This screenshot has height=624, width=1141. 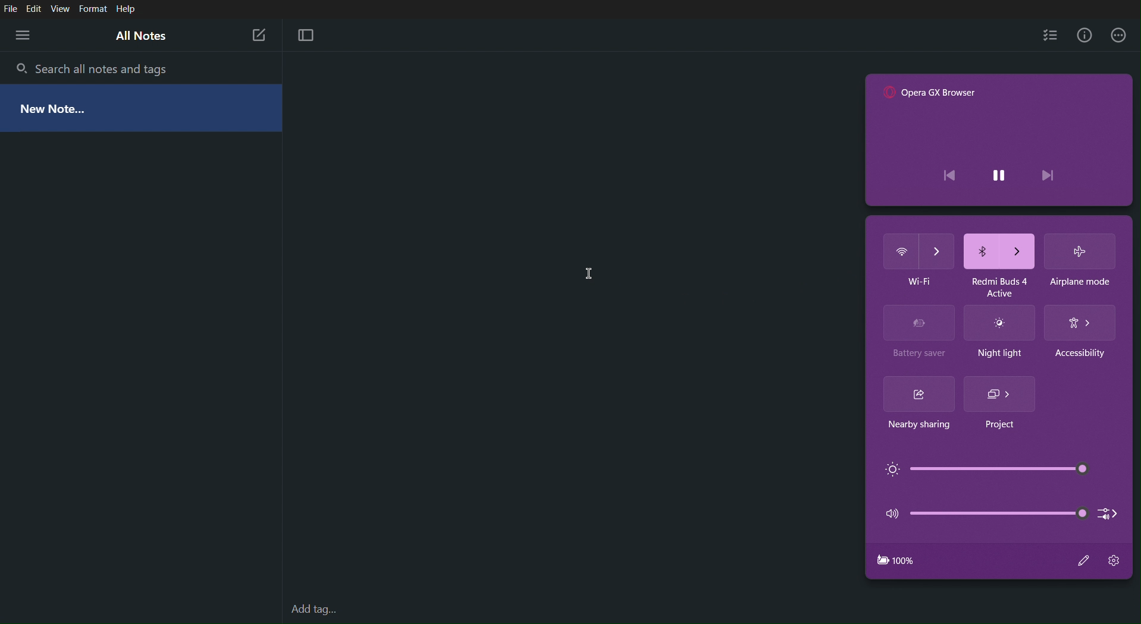 I want to click on  Night light, so click(x=1000, y=354).